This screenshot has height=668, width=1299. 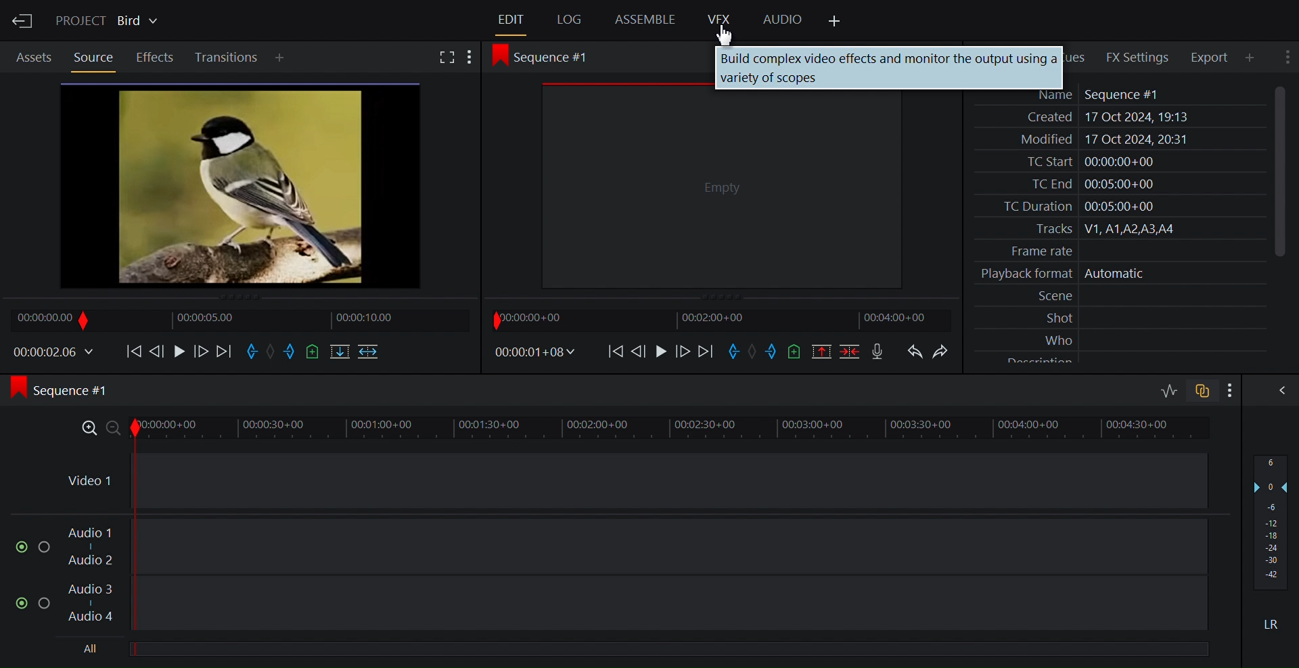 I want to click on Move forward, so click(x=224, y=352).